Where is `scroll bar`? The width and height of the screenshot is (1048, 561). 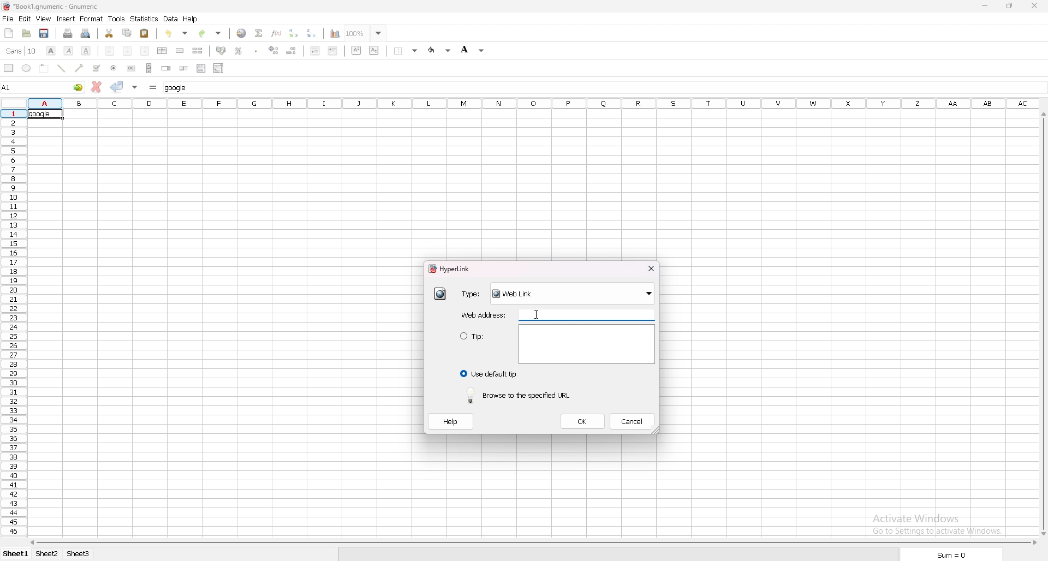
scroll bar is located at coordinates (532, 542).